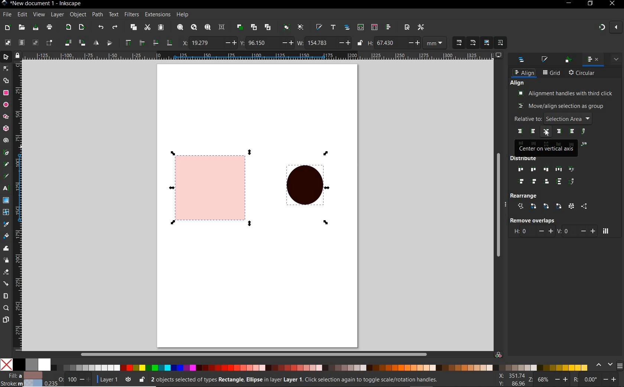 The width and height of the screenshot is (624, 387). Describe the element at coordinates (208, 187) in the screenshot. I see `shape selected` at that location.